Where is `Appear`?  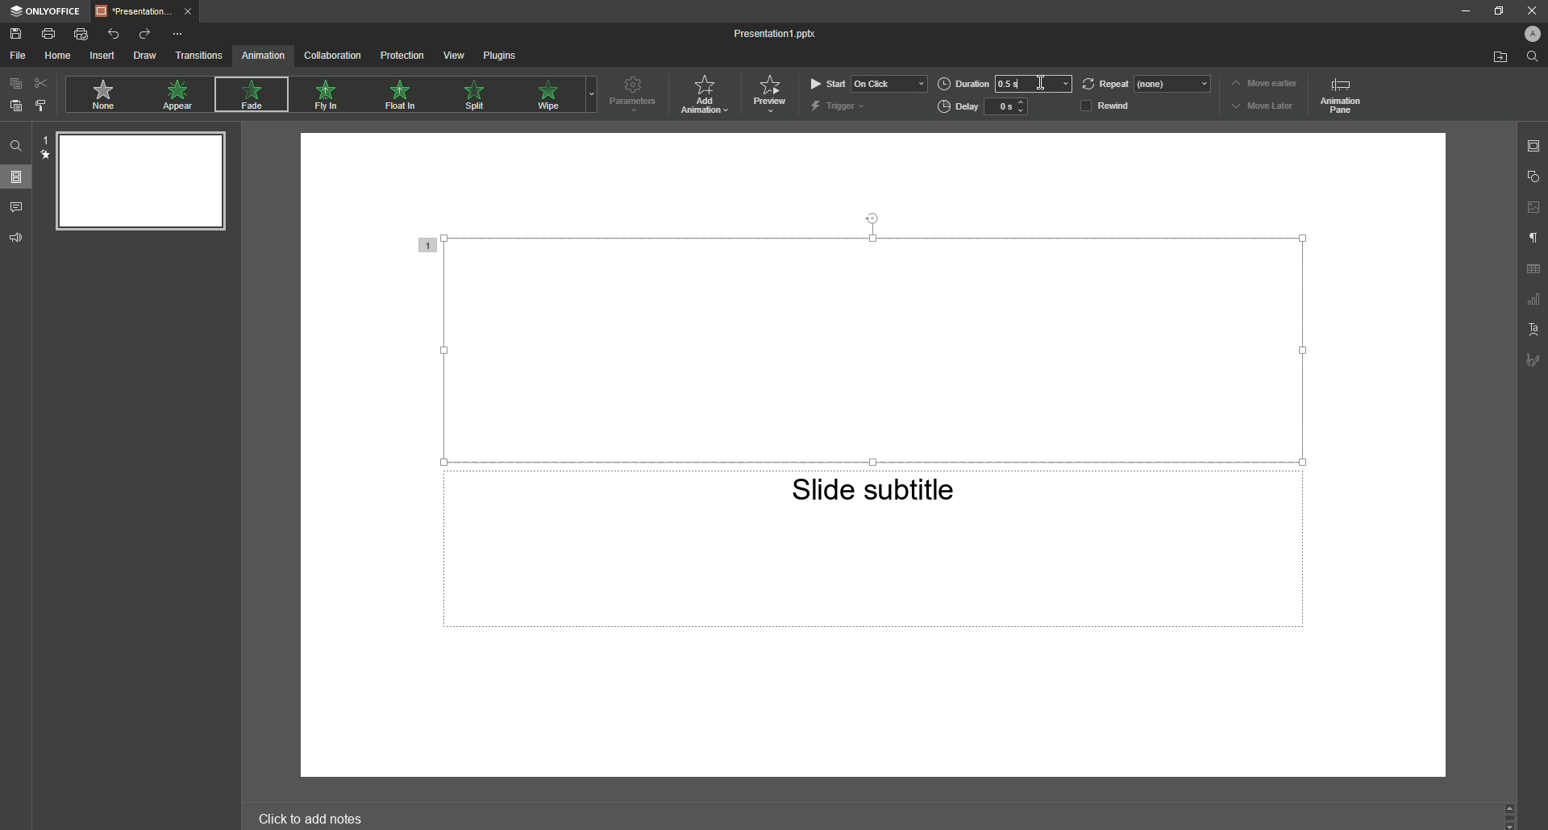
Appear is located at coordinates (179, 96).